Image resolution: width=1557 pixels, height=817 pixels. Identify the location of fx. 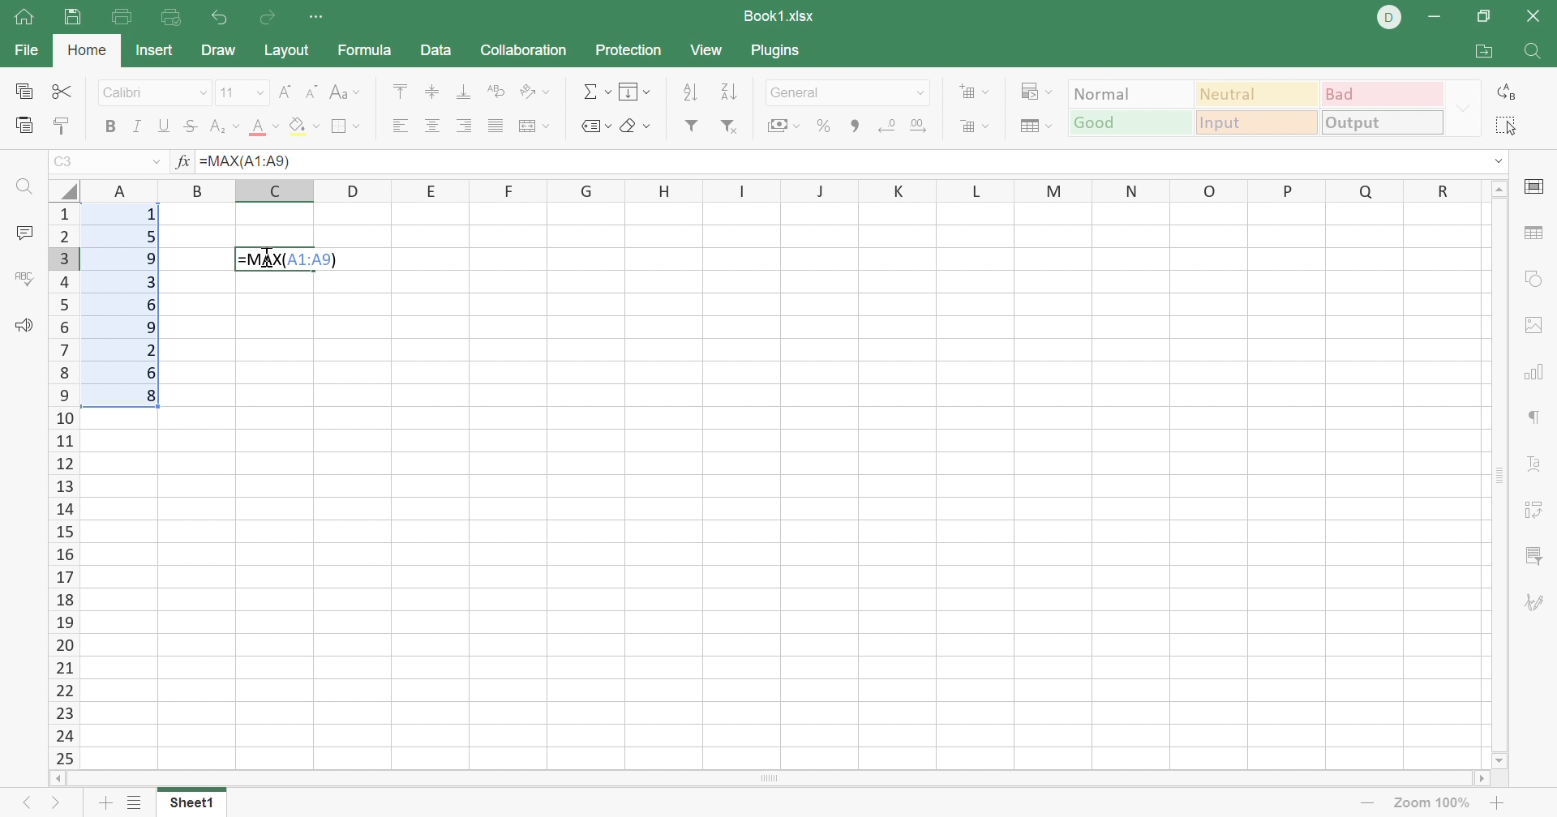
(182, 163).